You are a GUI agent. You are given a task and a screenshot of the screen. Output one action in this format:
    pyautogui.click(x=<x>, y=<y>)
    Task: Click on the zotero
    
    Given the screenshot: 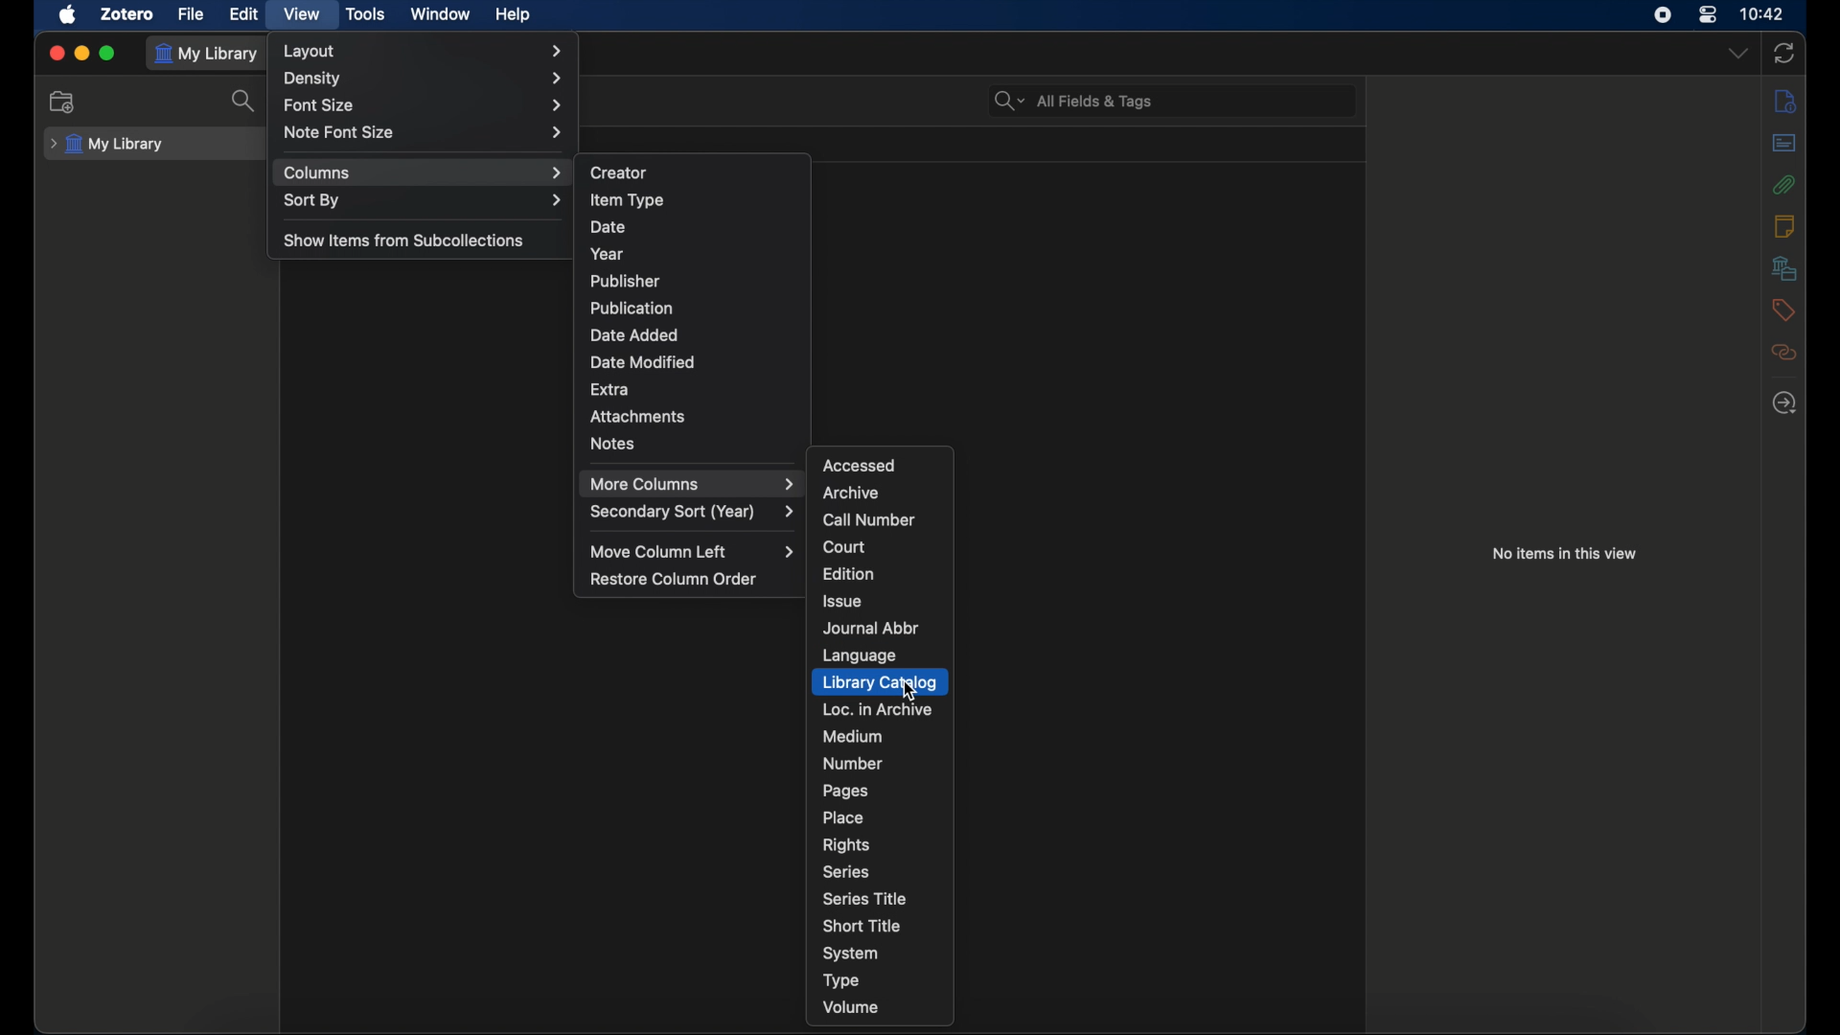 What is the action you would take?
    pyautogui.click(x=126, y=14)
    